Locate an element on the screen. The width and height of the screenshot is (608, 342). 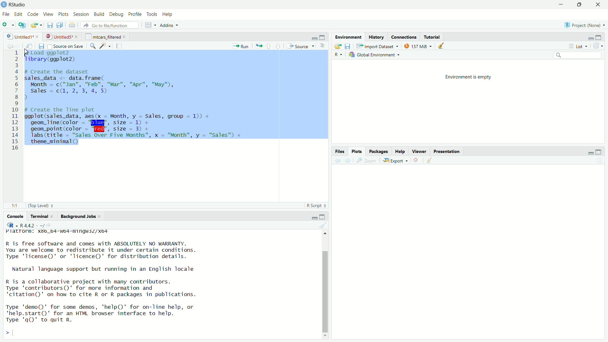
next code section is located at coordinates (278, 46).